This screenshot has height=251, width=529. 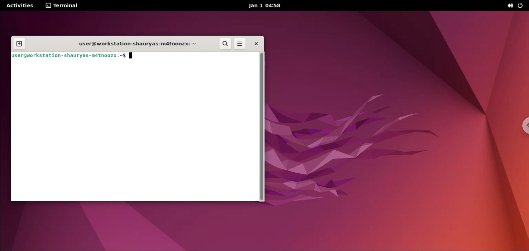 I want to click on user@workstation -shauryas-mdtnoozx:~$ , so click(x=68, y=55).